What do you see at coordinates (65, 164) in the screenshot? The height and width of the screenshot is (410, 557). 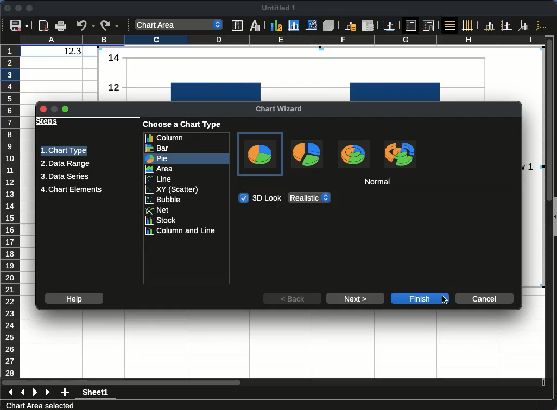 I see `data range` at bounding box center [65, 164].